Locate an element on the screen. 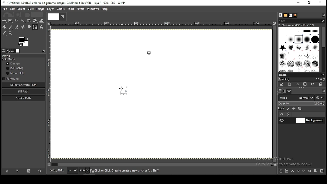  close is located at coordinates (62, 17).